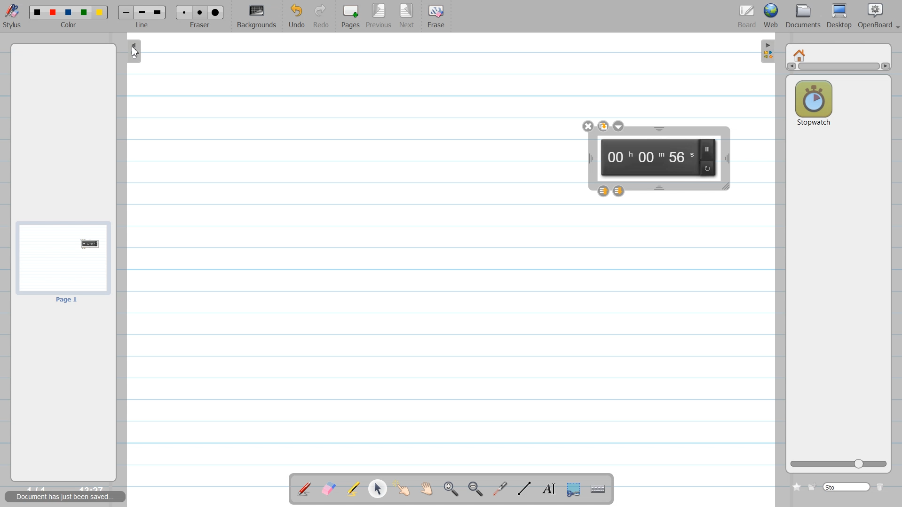 The height and width of the screenshot is (507, 902). What do you see at coordinates (377, 489) in the screenshot?
I see `Select and modify object` at bounding box center [377, 489].